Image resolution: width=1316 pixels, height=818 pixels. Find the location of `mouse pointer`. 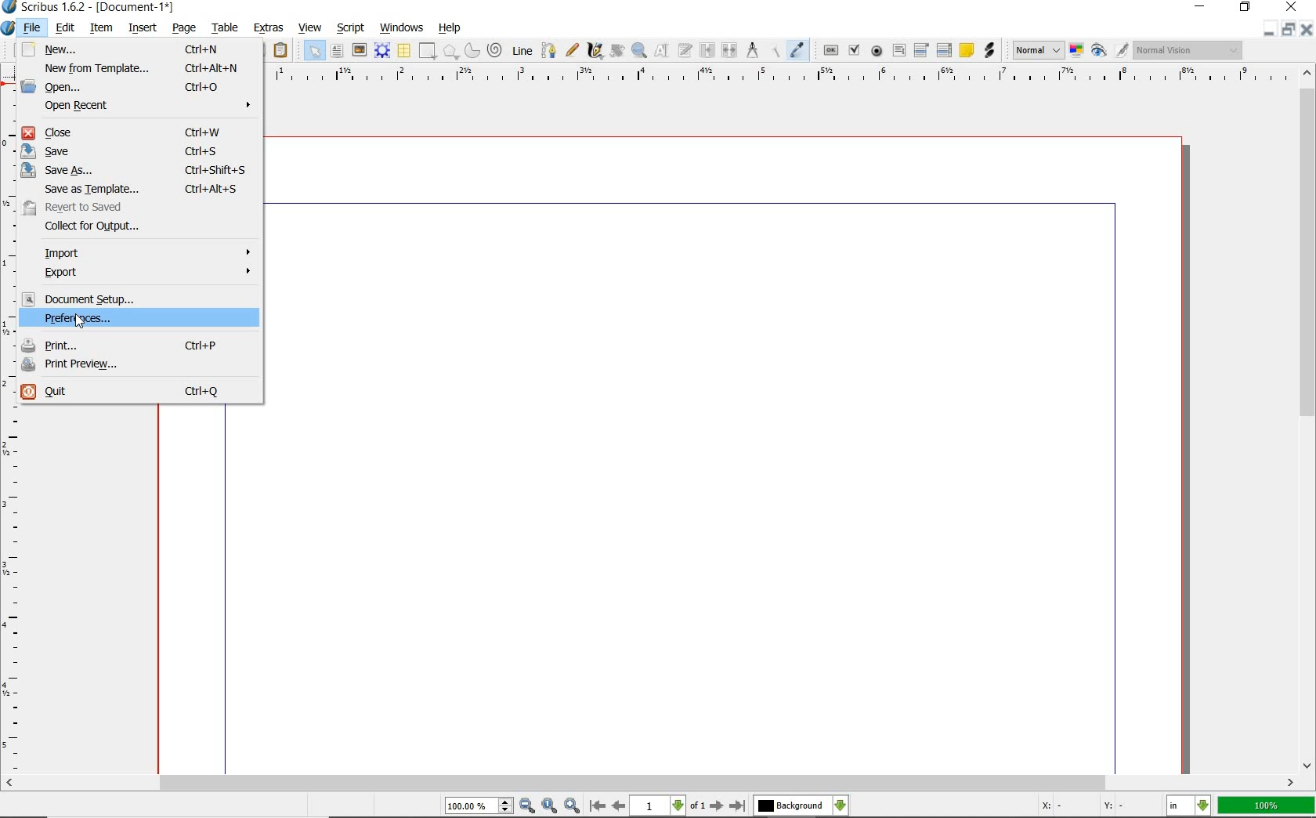

mouse pointer is located at coordinates (81, 320).